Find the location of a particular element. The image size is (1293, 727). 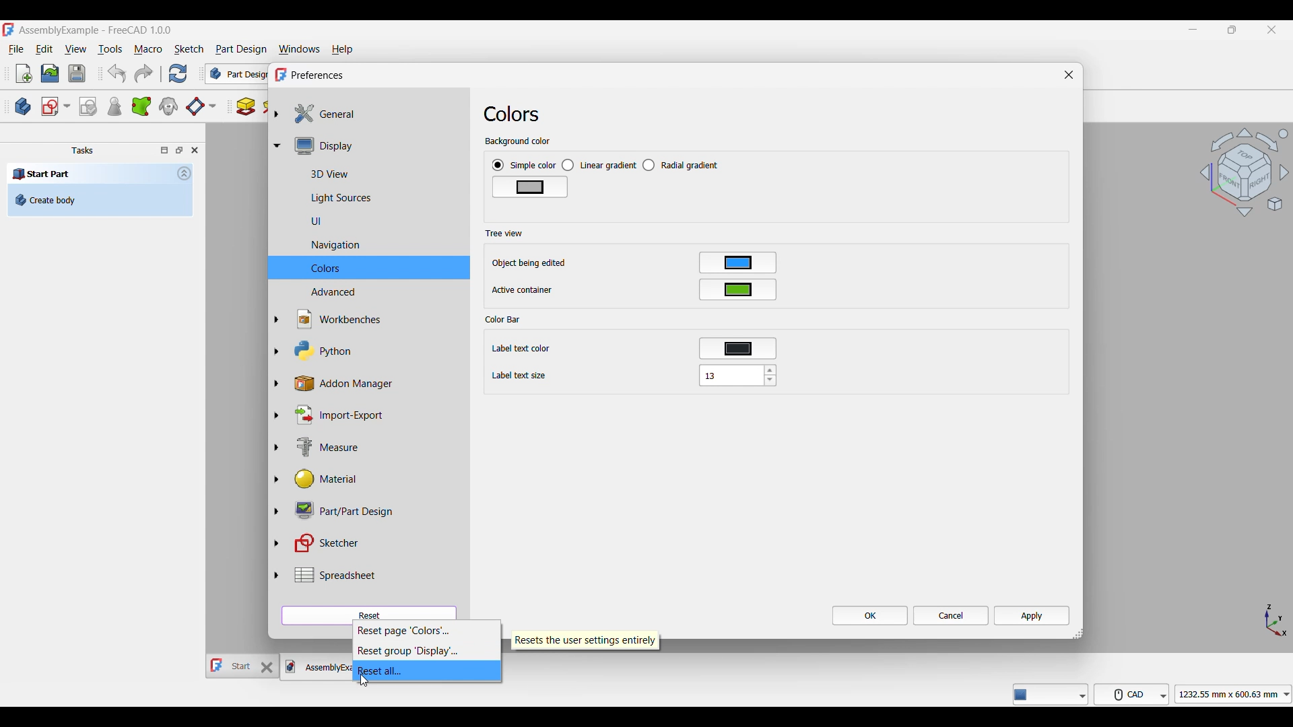

Tools menu is located at coordinates (110, 49).